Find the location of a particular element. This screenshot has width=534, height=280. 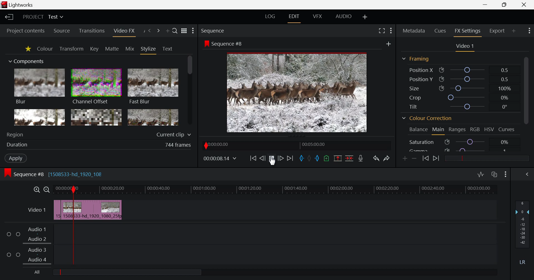

Remove marked section is located at coordinates (338, 159).